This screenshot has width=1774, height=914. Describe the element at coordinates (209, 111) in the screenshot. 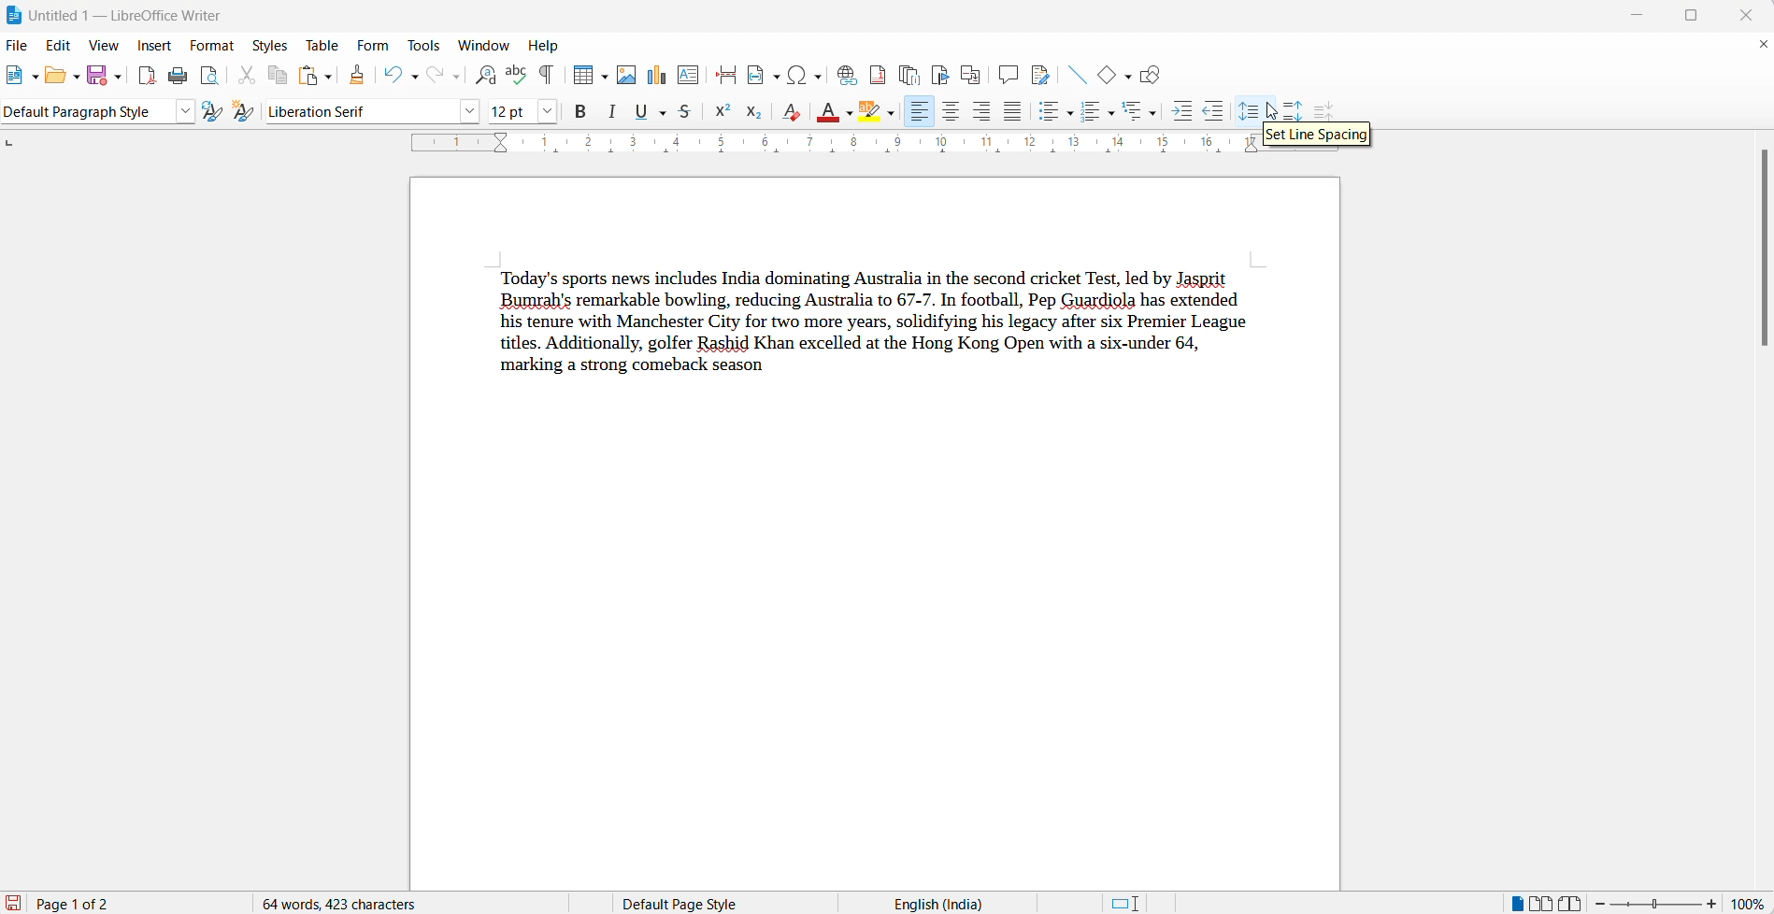

I see `update selected style` at that location.